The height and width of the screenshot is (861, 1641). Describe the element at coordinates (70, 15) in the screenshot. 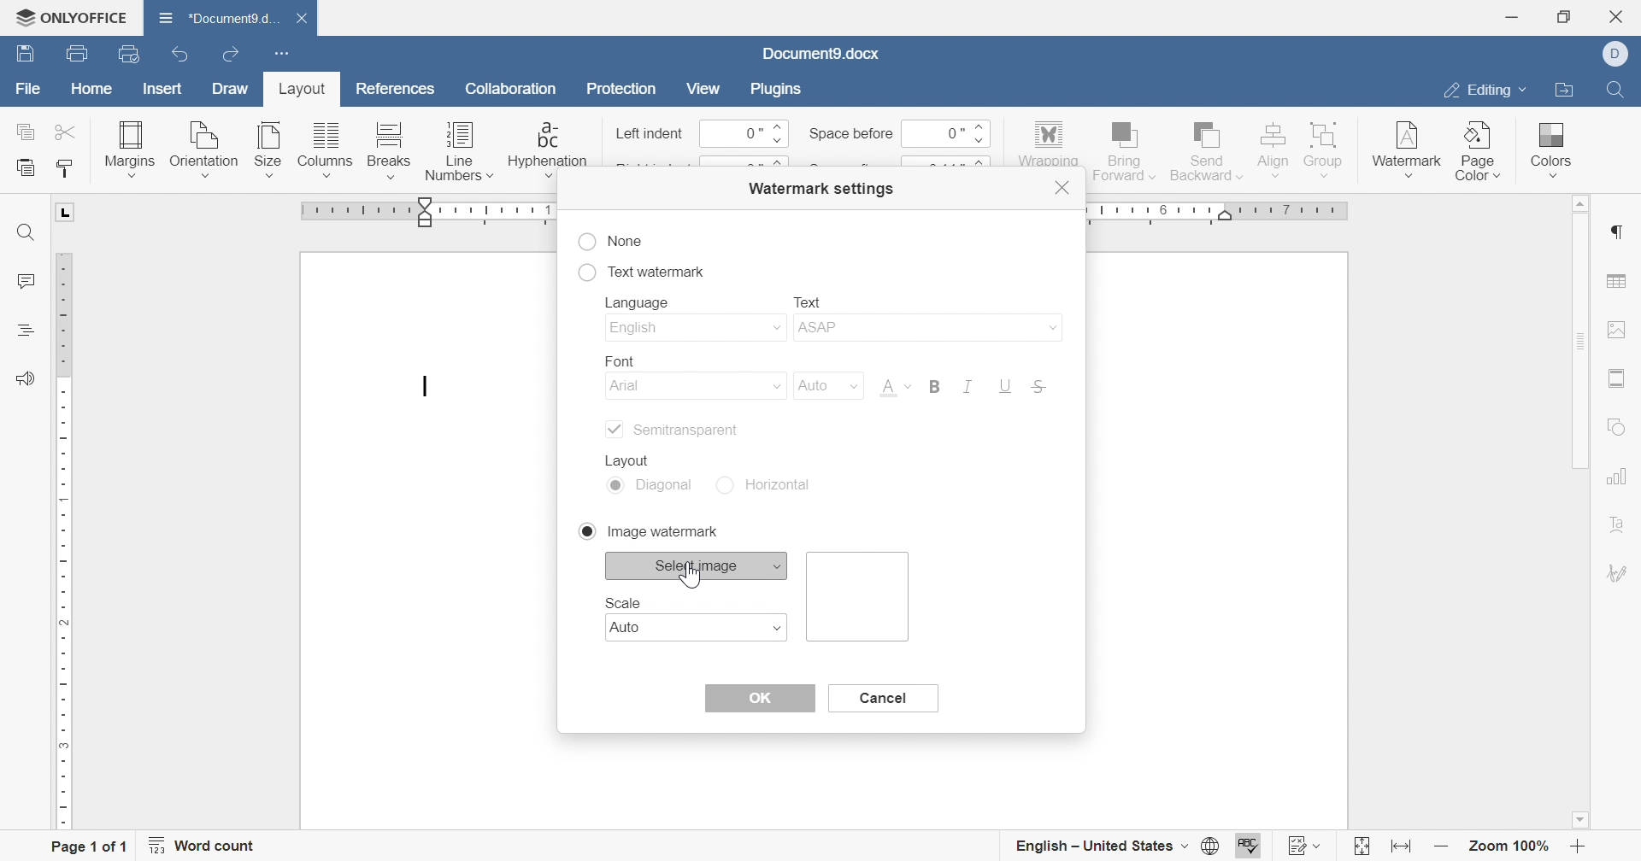

I see `ONLYOFFICE` at that location.